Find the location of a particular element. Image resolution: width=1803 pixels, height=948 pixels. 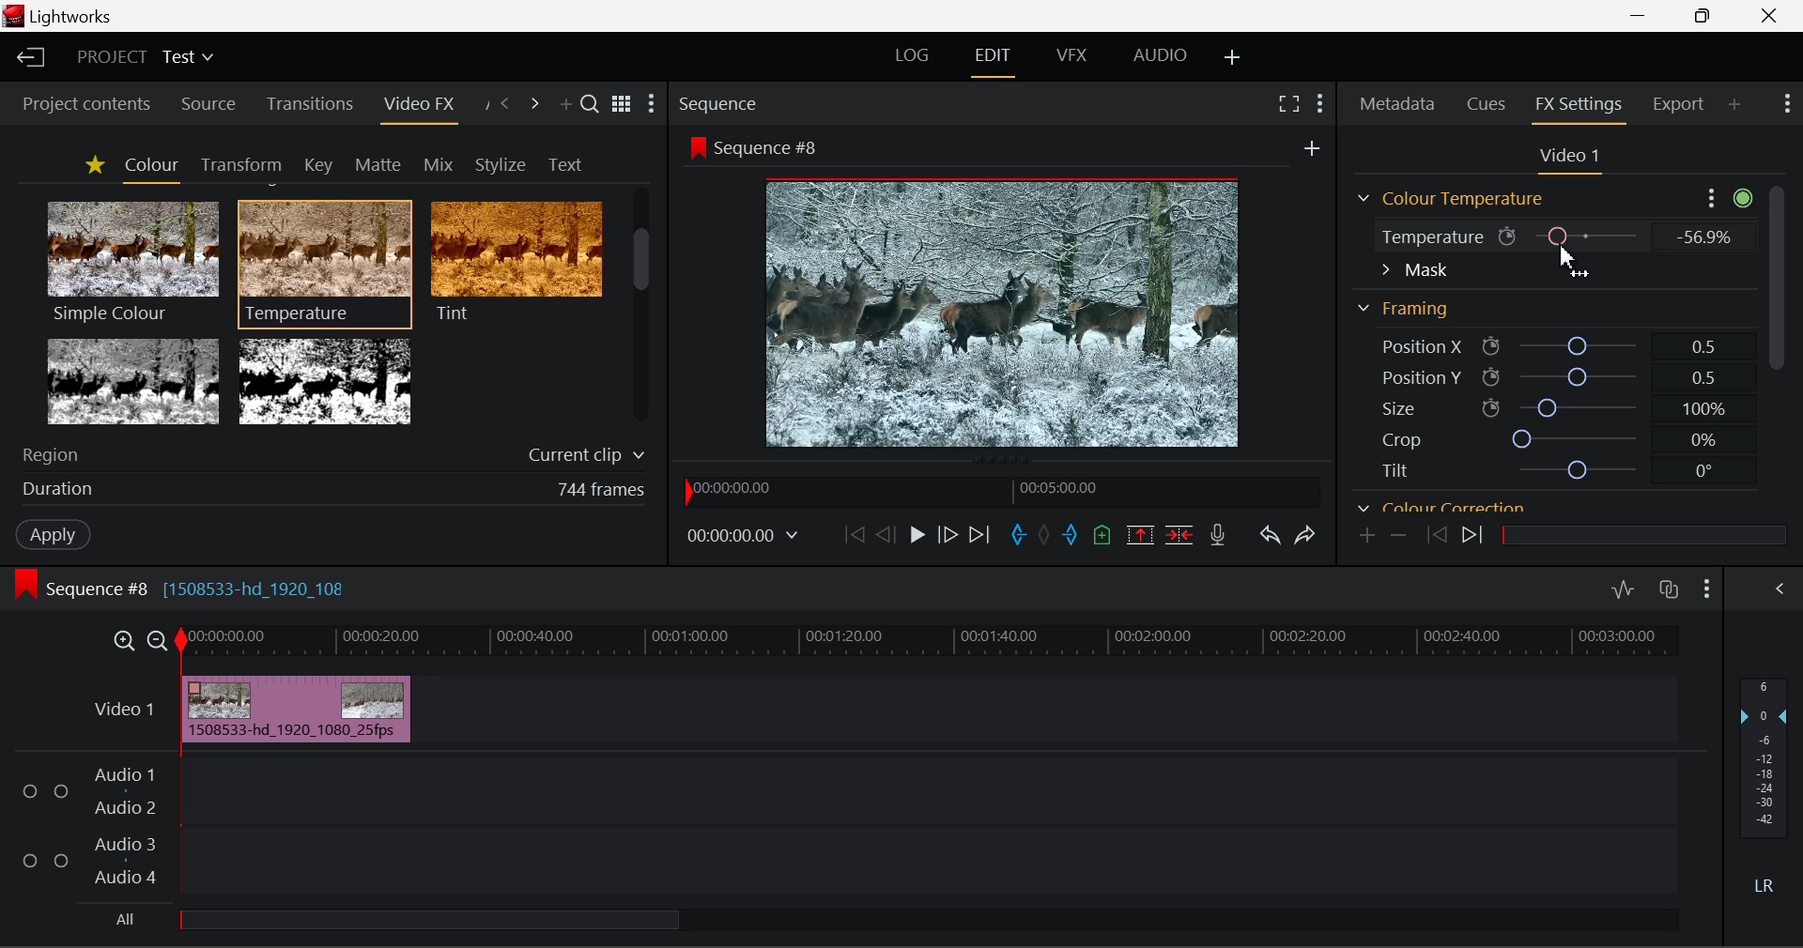

Audio 1 is located at coordinates (121, 776).